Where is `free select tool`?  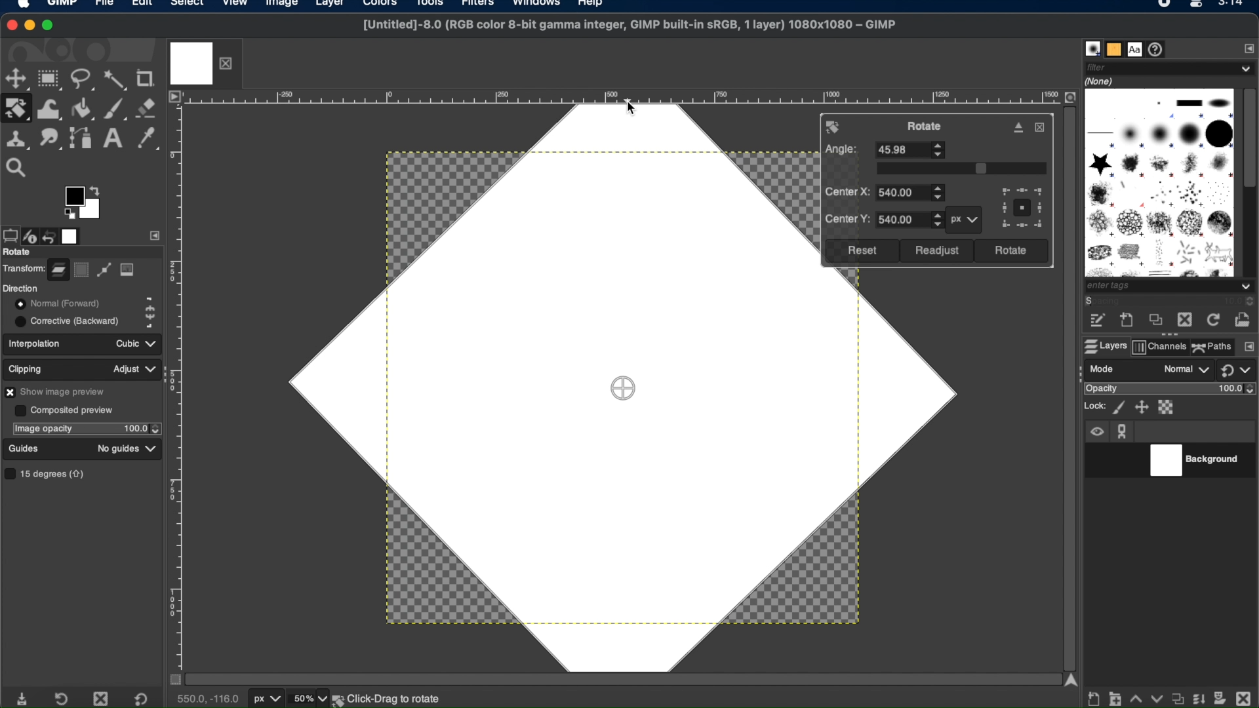
free select tool is located at coordinates (83, 81).